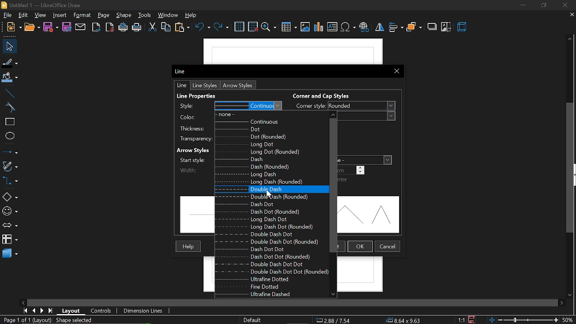 Image resolution: width=576 pixels, height=324 pixels. What do you see at coordinates (138, 27) in the screenshot?
I see `print` at bounding box center [138, 27].